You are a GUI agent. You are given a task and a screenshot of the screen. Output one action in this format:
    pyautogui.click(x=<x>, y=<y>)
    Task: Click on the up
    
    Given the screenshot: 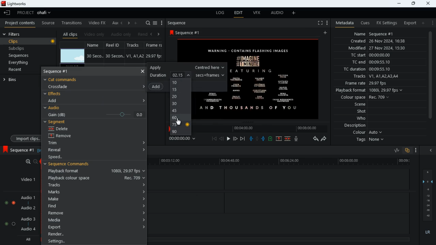 What is the action you would take?
    pyautogui.click(x=279, y=139)
    